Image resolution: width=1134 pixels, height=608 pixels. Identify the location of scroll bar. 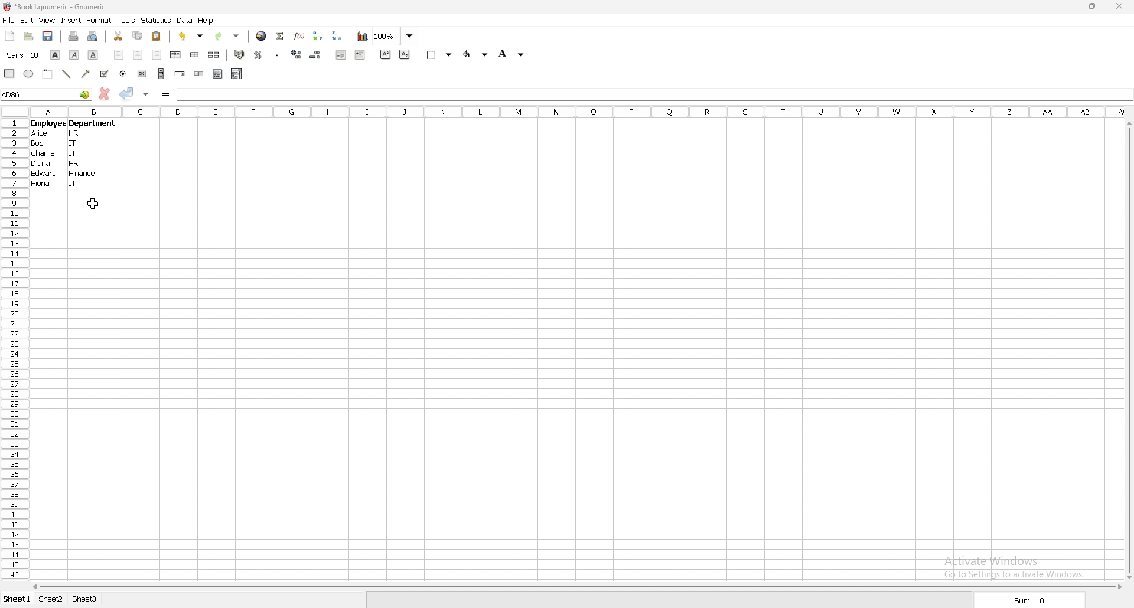
(1129, 349).